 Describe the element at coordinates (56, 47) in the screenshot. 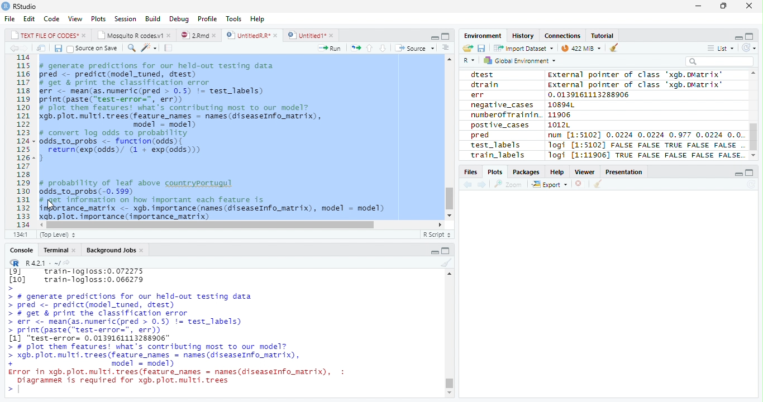

I see `Save` at that location.